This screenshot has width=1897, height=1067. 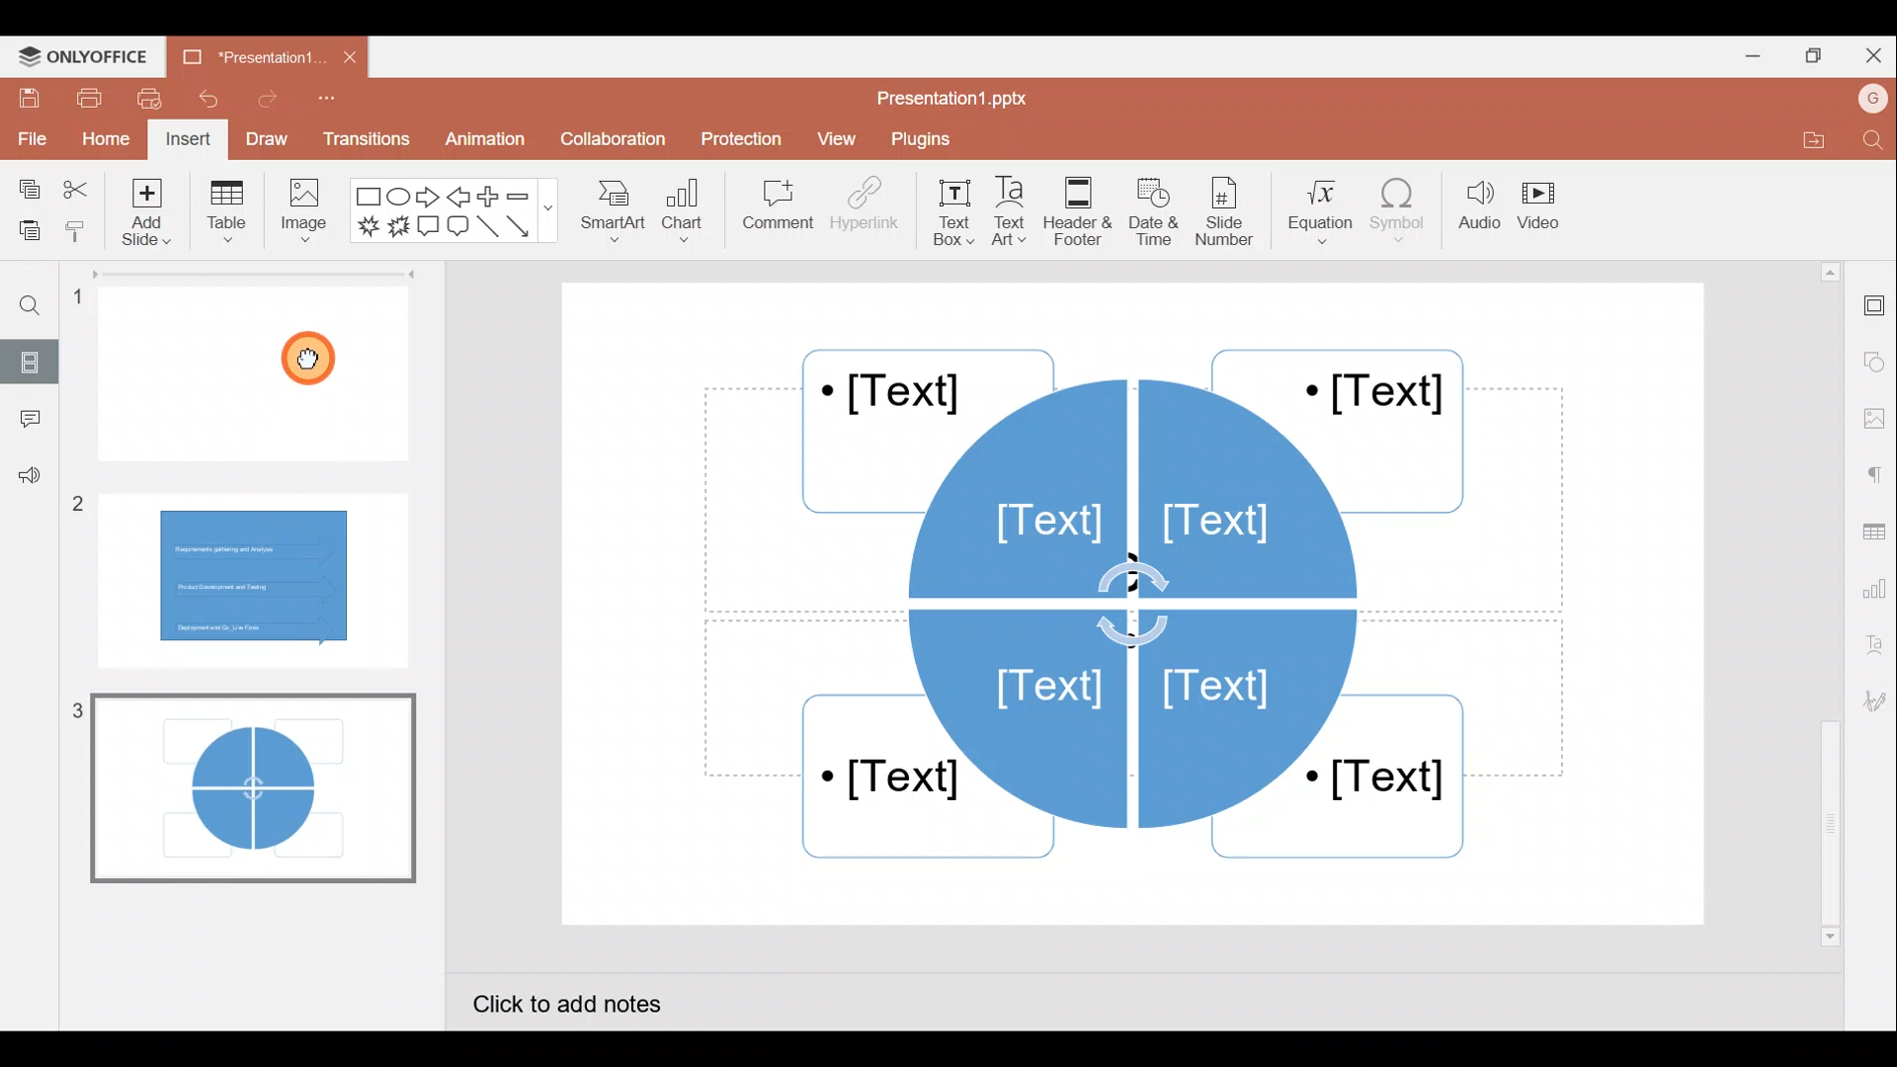 I want to click on Presentation slide, so click(x=1140, y=602).